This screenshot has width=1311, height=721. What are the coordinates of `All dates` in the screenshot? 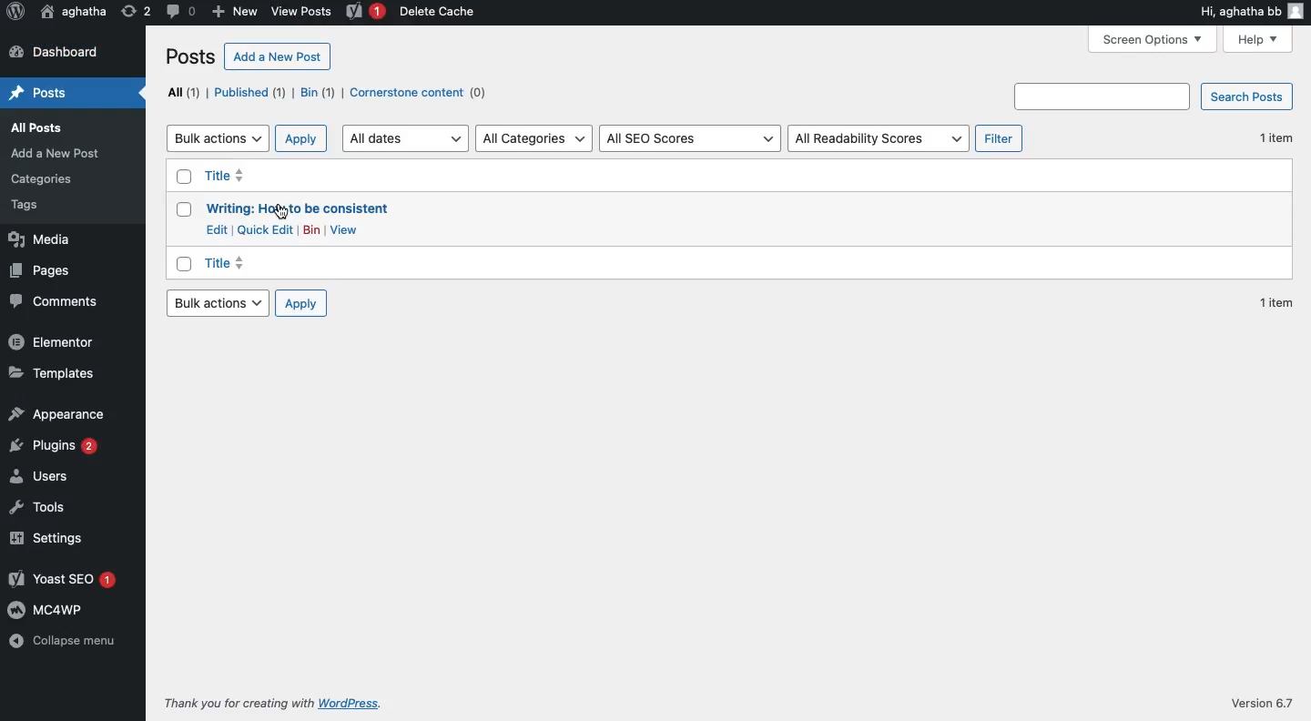 It's located at (403, 138).